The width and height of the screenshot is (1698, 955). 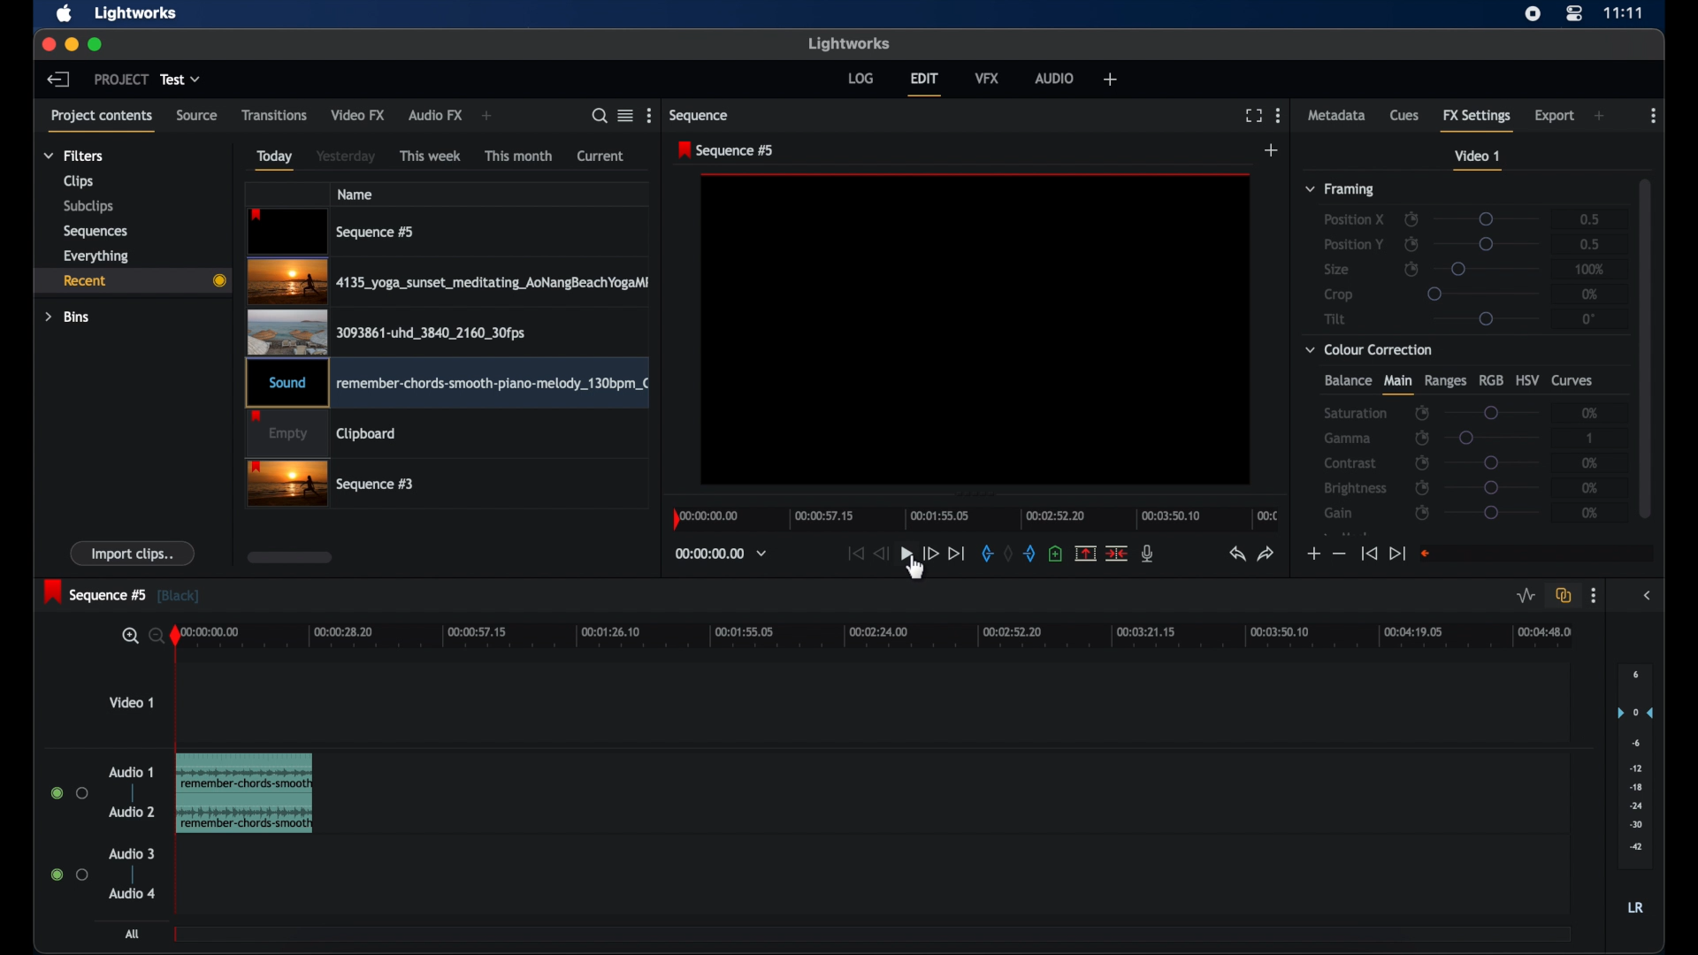 What do you see at coordinates (925, 85) in the screenshot?
I see `edit` at bounding box center [925, 85].